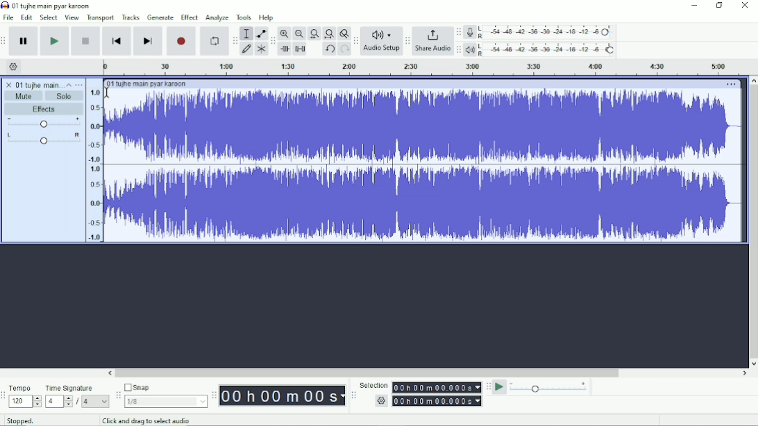 The image size is (758, 426). Describe the element at coordinates (70, 389) in the screenshot. I see `Time Signature` at that location.